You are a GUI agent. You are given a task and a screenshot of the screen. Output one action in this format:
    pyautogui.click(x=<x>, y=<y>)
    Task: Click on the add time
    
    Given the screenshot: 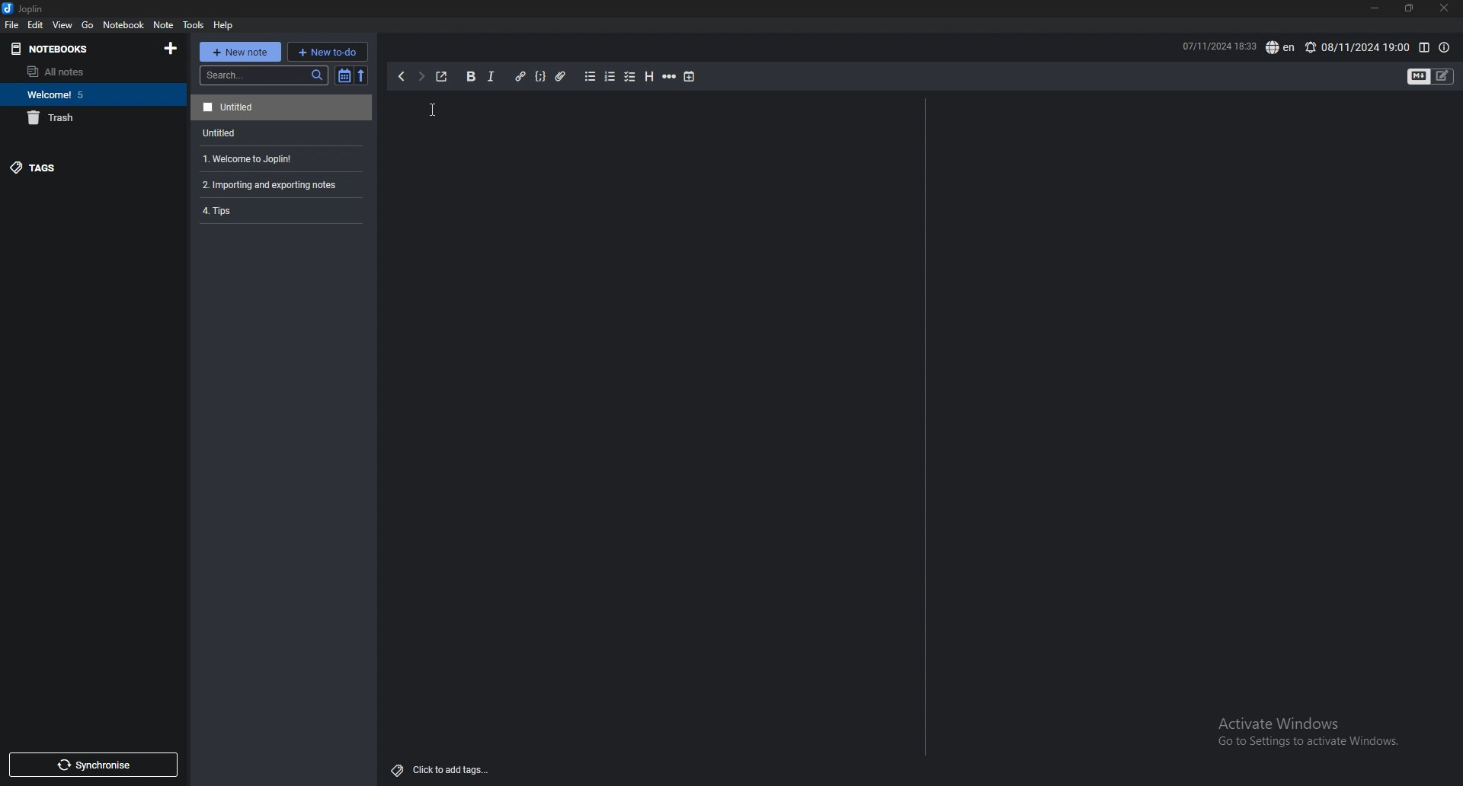 What is the action you would take?
    pyautogui.click(x=690, y=76)
    